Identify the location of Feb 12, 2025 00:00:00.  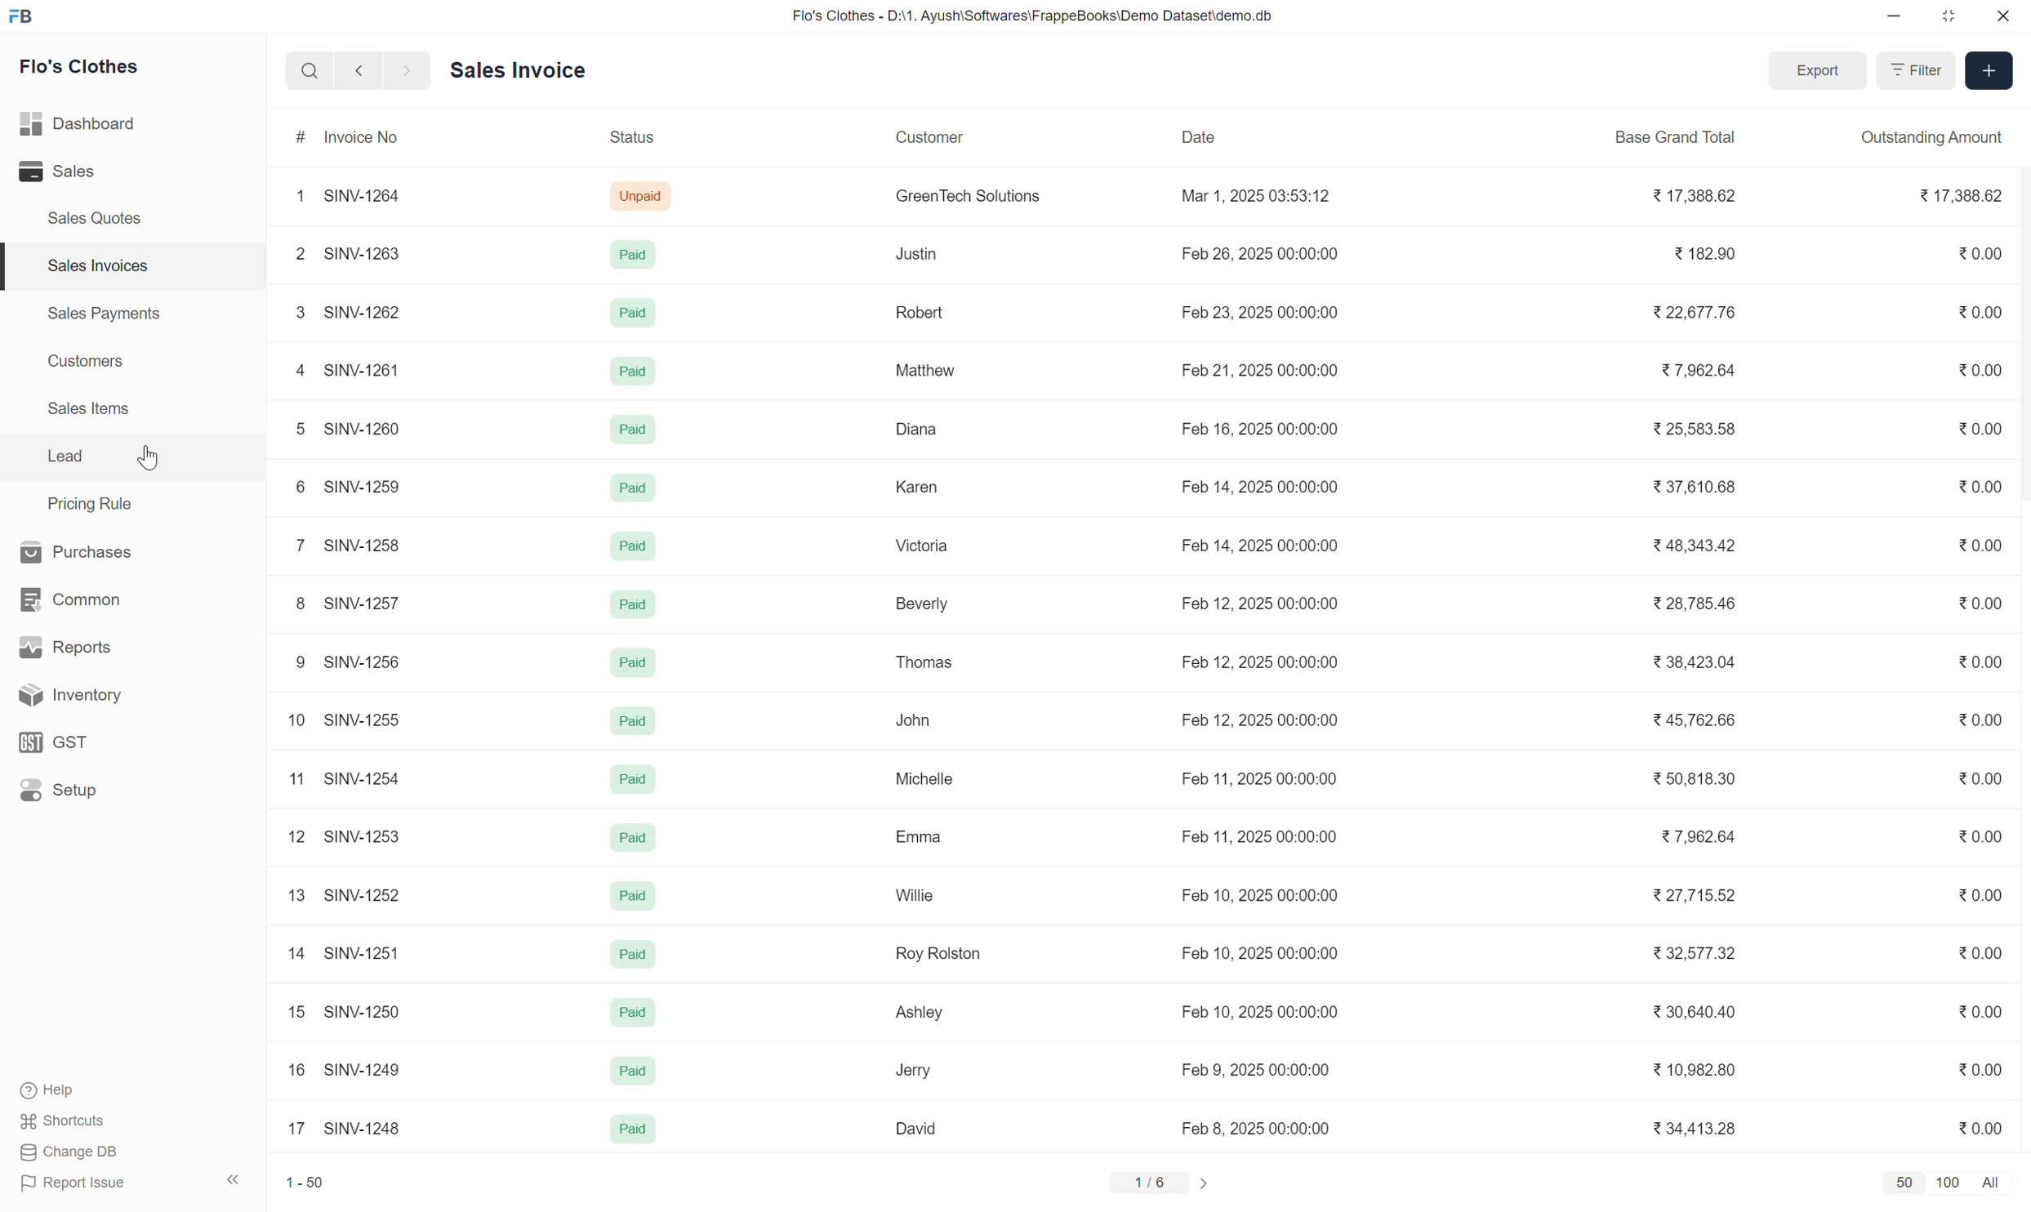
(1276, 602).